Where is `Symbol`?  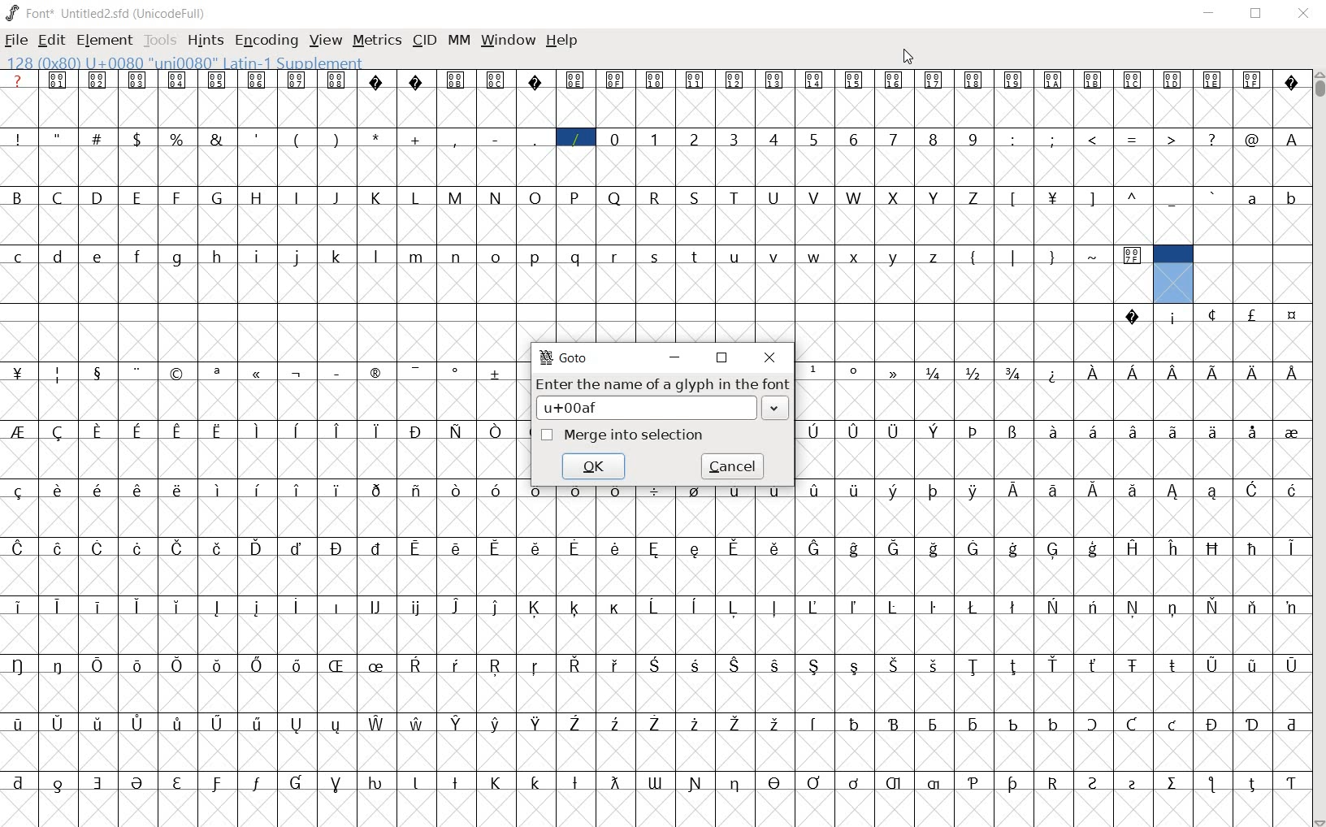
Symbol is located at coordinates (259, 490).